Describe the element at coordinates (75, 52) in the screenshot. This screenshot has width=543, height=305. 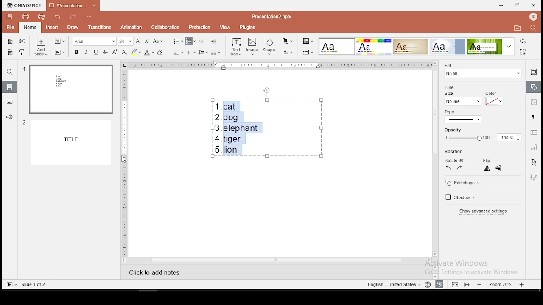
I see `bold` at that location.